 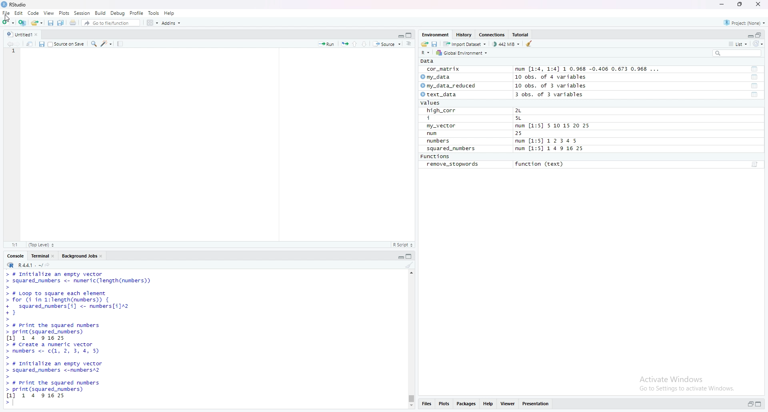 I want to click on my_data, so click(x=440, y=77).